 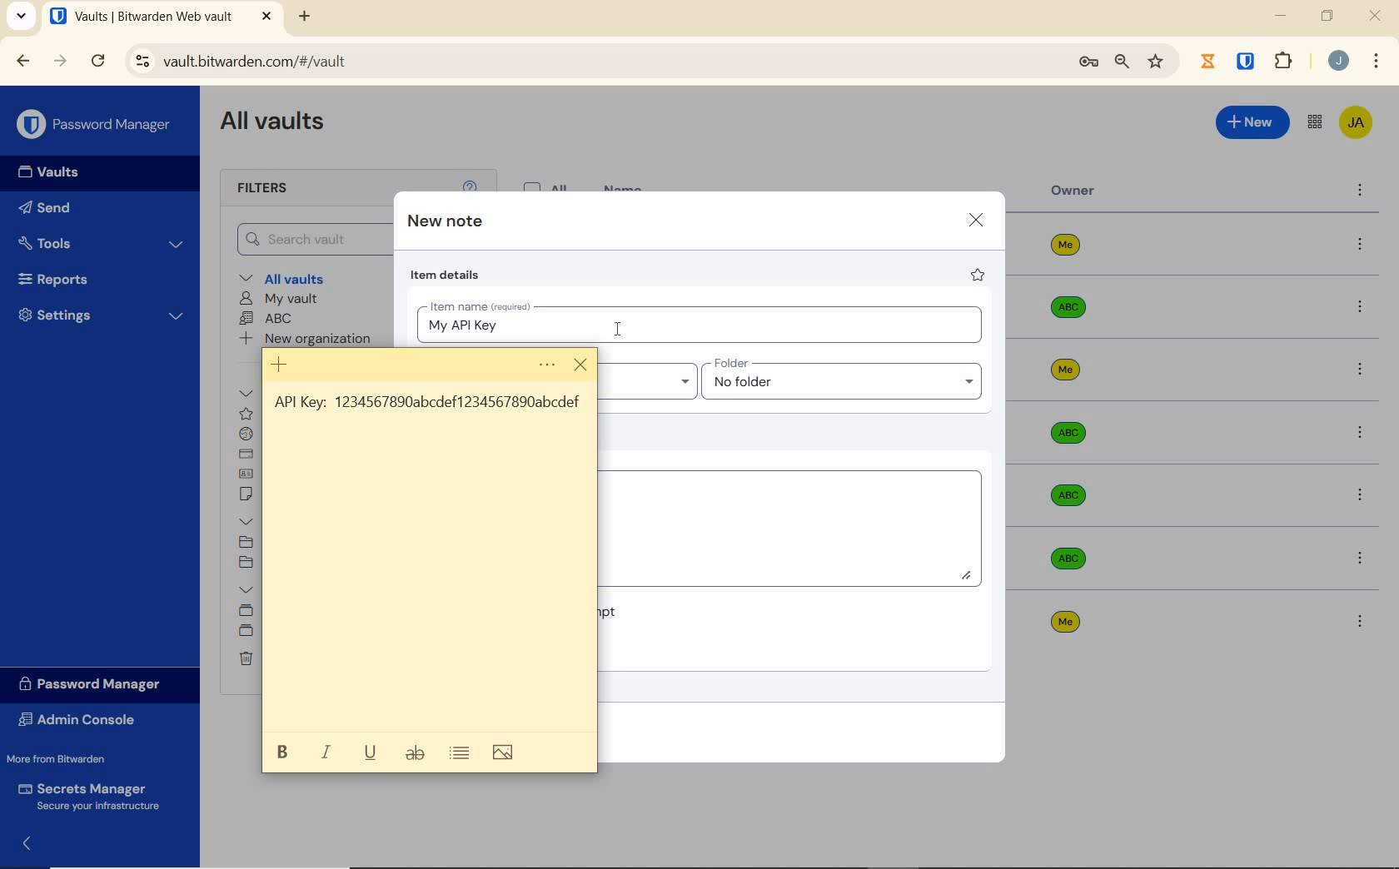 What do you see at coordinates (277, 363) in the screenshot?
I see `New note` at bounding box center [277, 363].